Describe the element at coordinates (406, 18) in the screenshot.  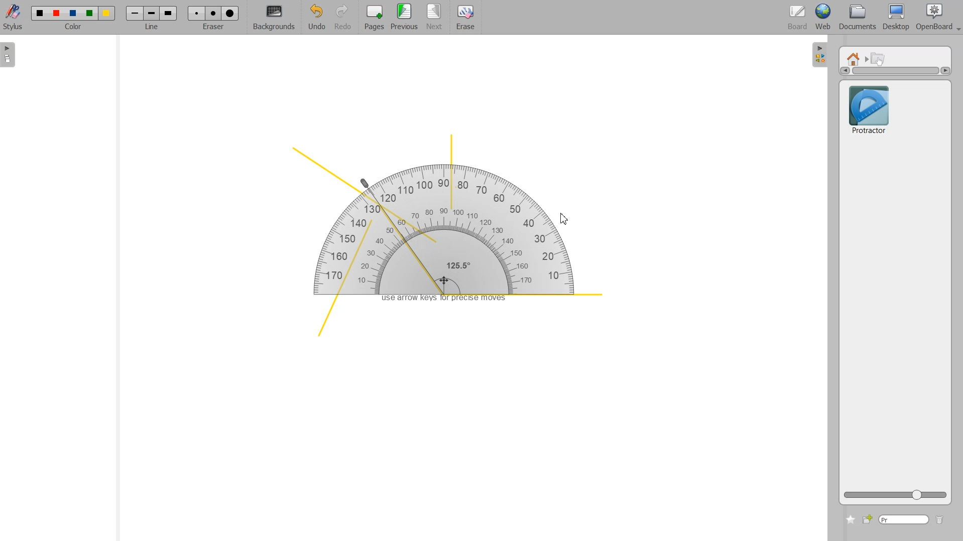
I see `Previous` at that location.